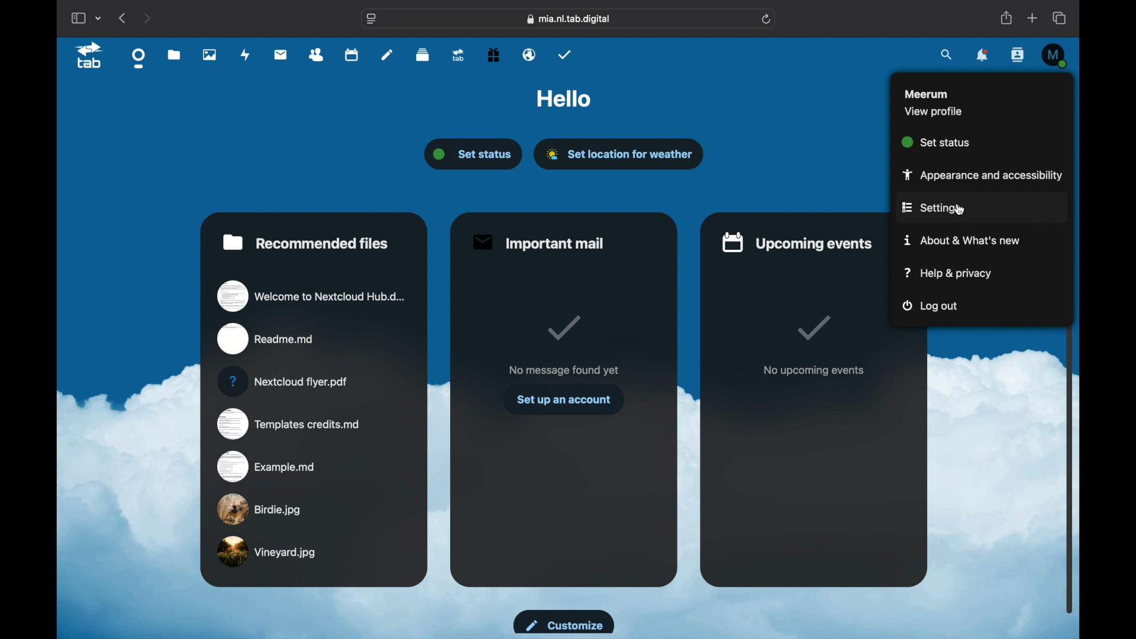  Describe the element at coordinates (259, 509) in the screenshot. I see `birdie` at that location.